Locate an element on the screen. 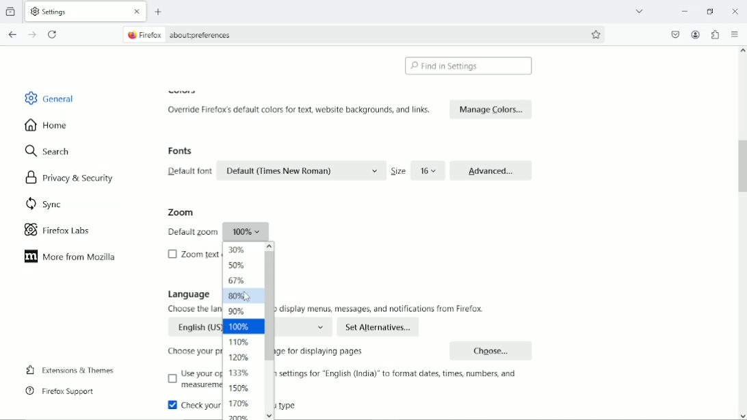  Language is located at coordinates (189, 294).